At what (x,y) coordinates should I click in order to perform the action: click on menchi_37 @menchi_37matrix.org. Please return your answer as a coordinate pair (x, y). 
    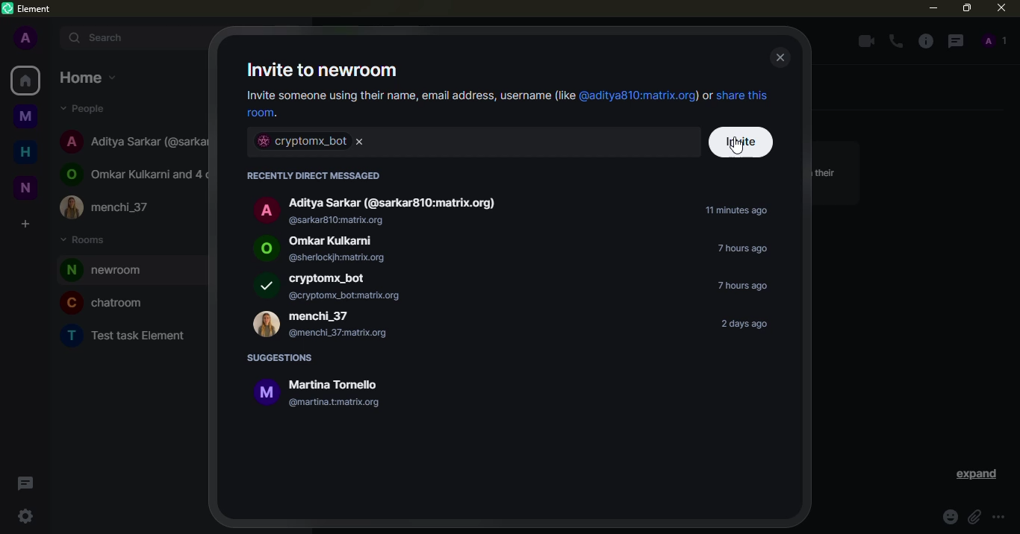
    Looking at the image, I should click on (321, 327).